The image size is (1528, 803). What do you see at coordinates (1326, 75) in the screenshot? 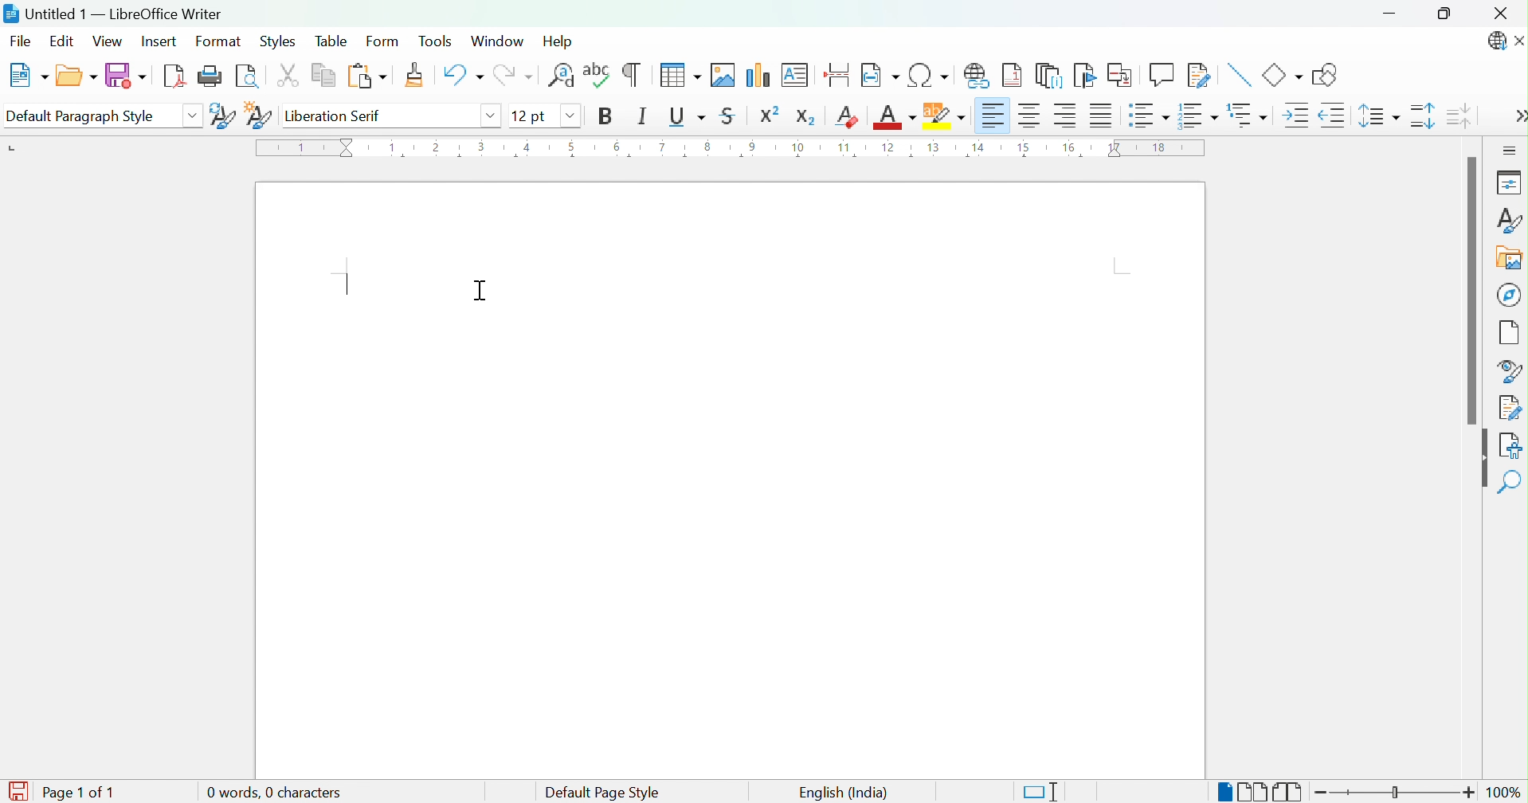
I see `Draw Basic Shapes` at bounding box center [1326, 75].